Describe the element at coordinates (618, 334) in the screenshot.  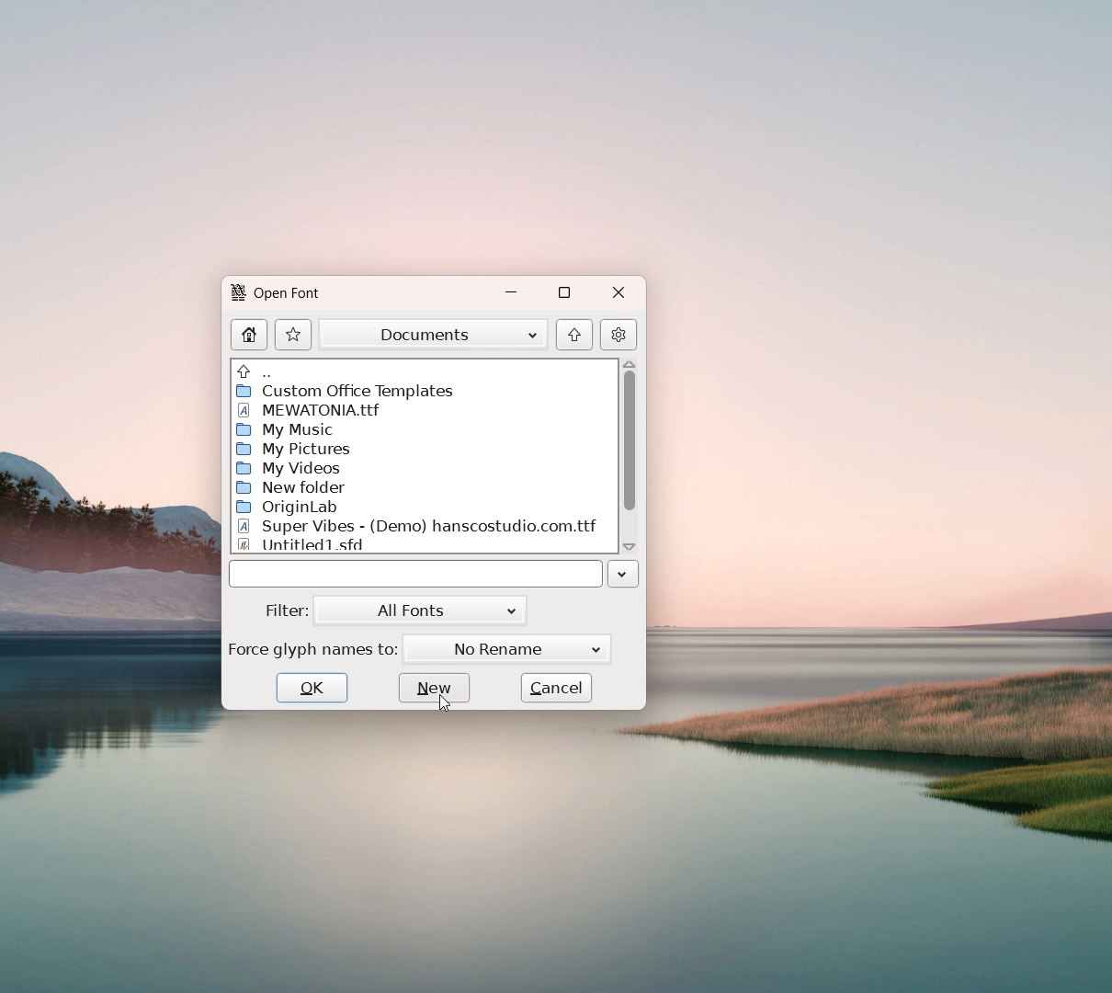
I see `settings` at that location.